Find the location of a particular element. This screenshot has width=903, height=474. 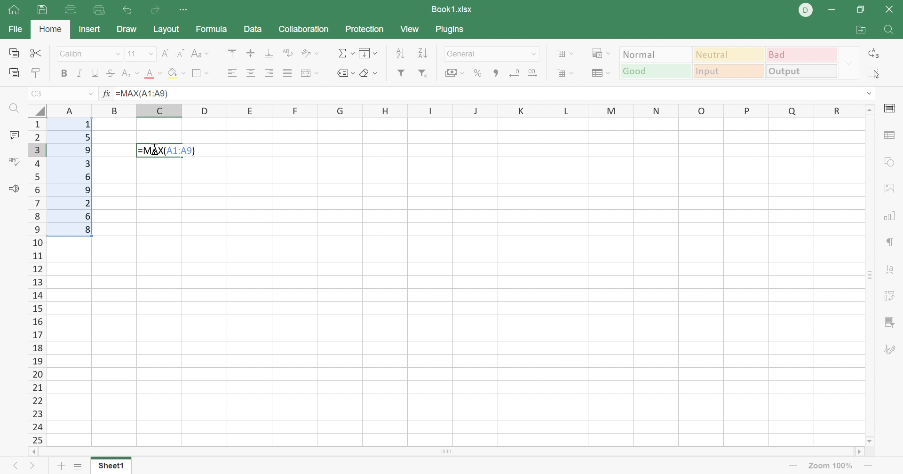

Cut is located at coordinates (36, 52).